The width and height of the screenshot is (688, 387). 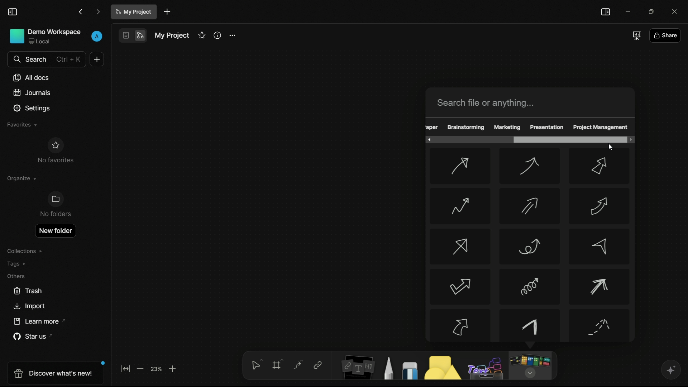 What do you see at coordinates (601, 128) in the screenshot?
I see `project management` at bounding box center [601, 128].